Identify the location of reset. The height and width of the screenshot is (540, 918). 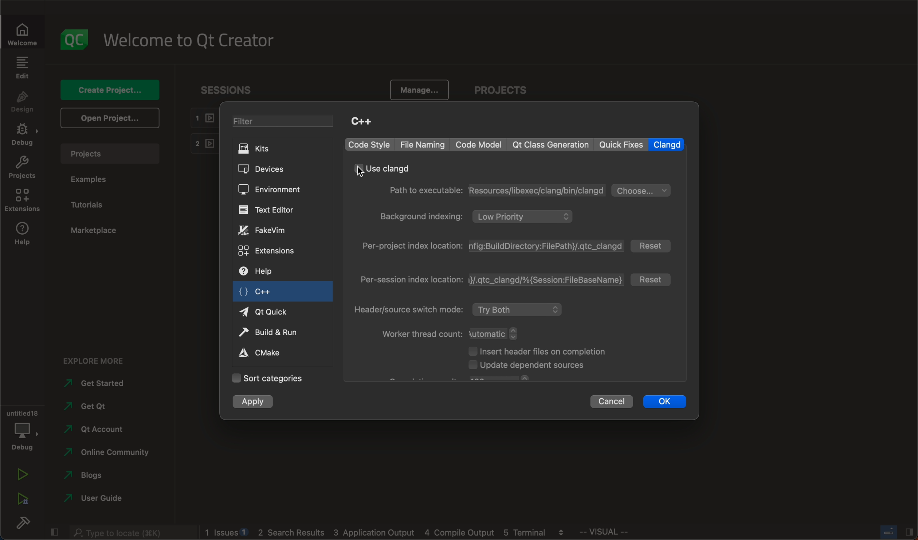
(651, 279).